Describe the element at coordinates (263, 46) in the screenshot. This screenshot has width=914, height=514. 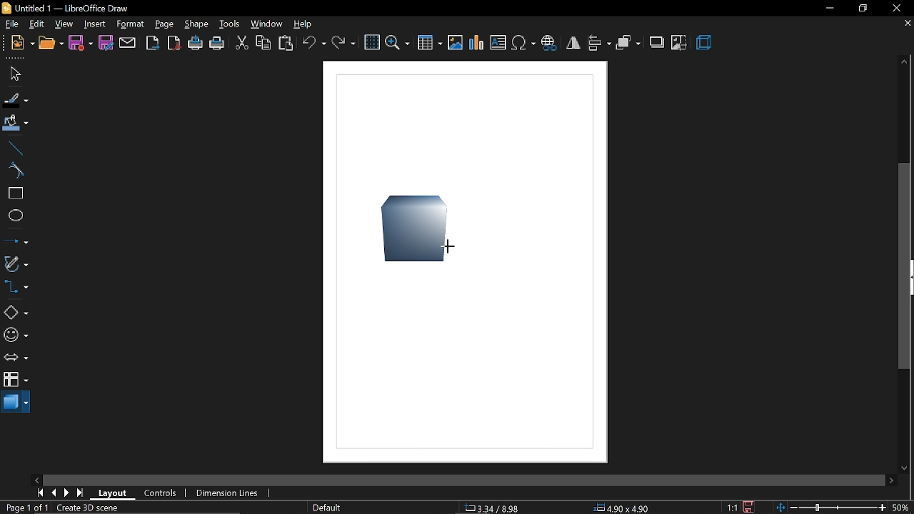
I see `copy` at that location.